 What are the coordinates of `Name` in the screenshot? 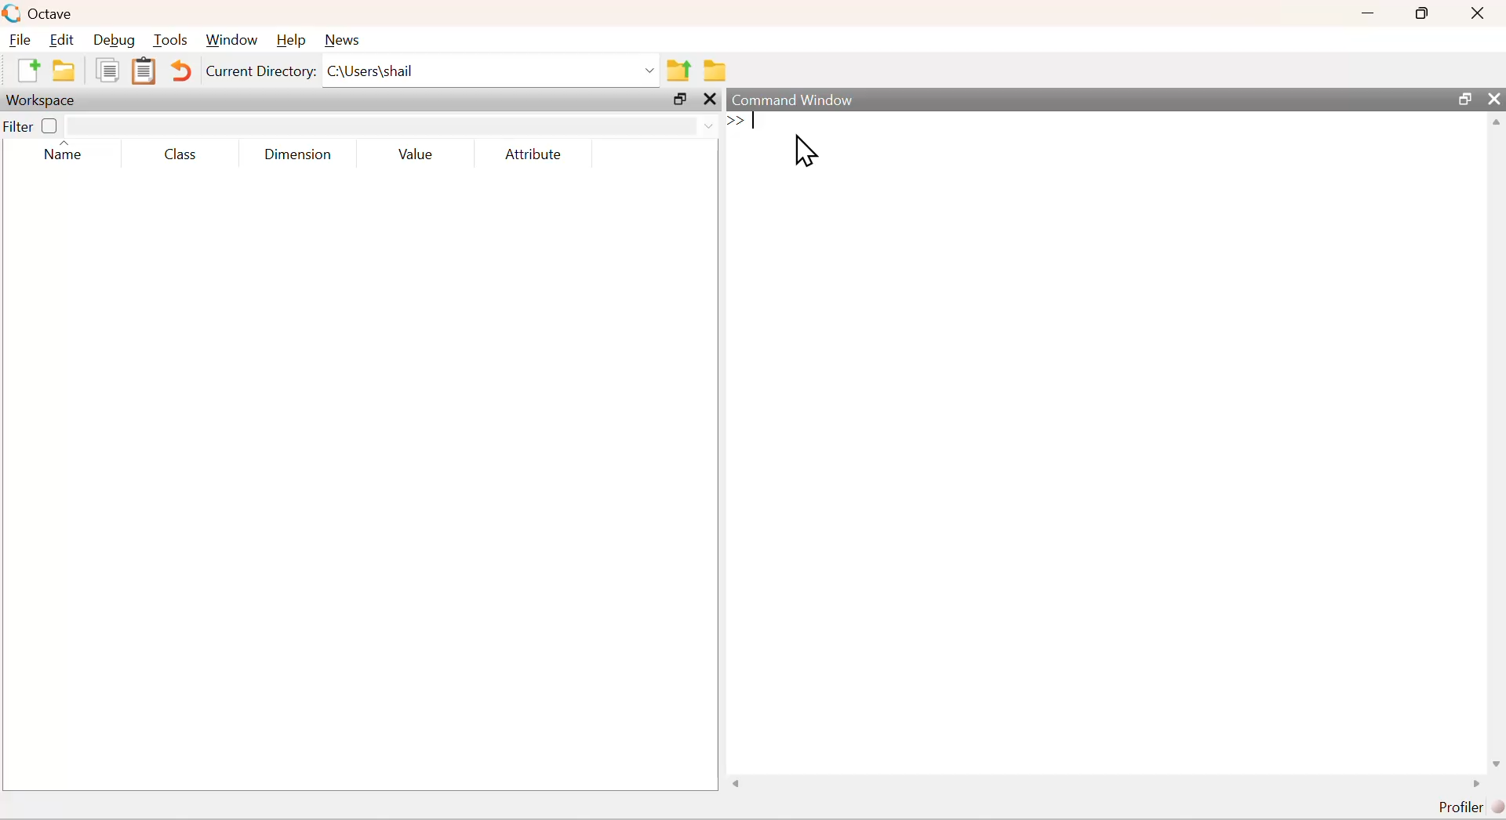 It's located at (69, 152).